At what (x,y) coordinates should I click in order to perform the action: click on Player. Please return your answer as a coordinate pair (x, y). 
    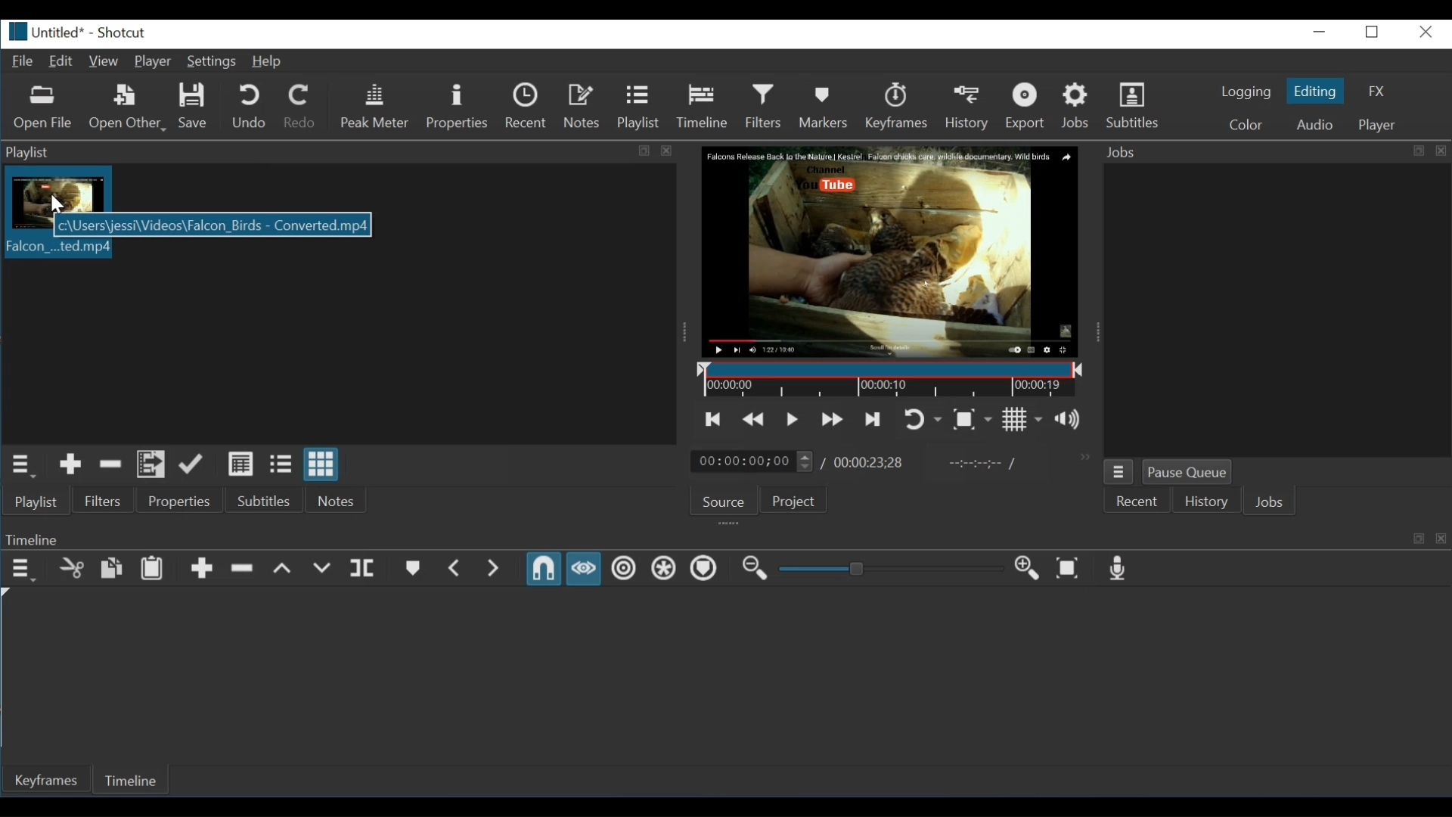
    Looking at the image, I should click on (153, 62).